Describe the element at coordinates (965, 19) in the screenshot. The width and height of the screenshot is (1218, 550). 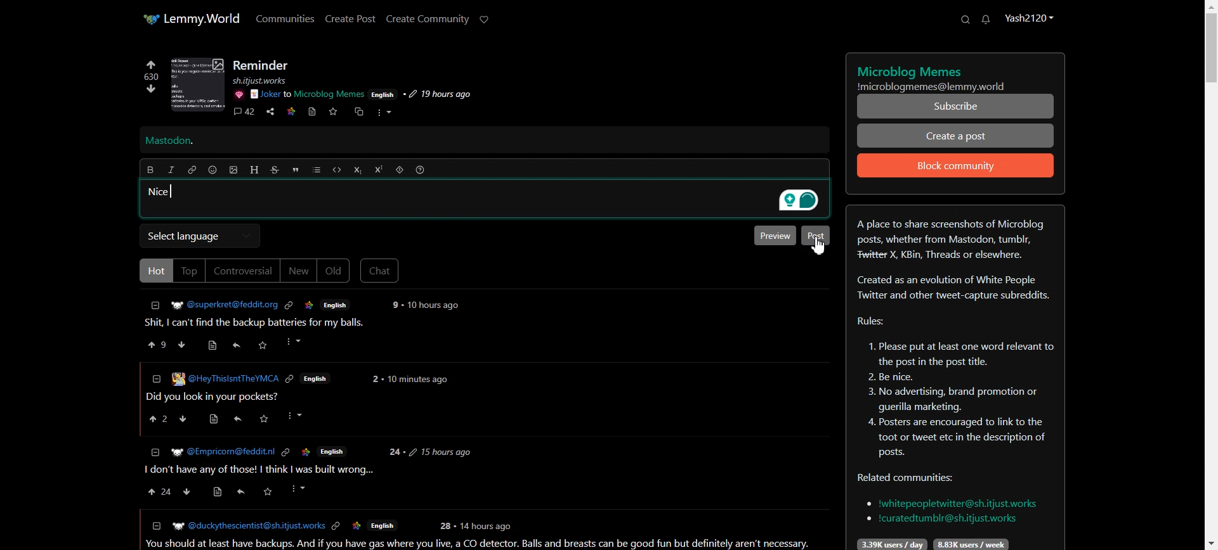
I see `Search` at that location.